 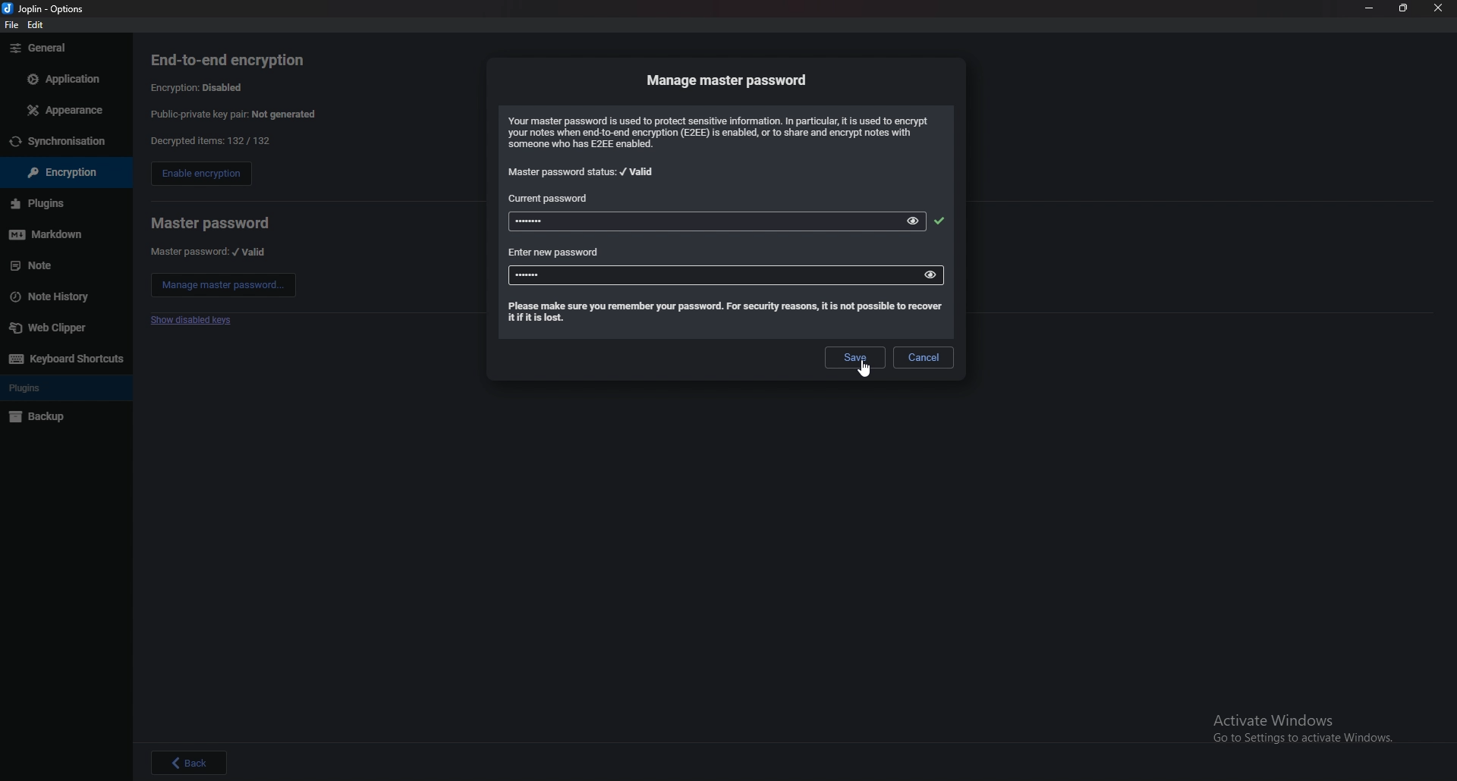 What do you see at coordinates (239, 60) in the screenshot?
I see `end to end encryption` at bounding box center [239, 60].